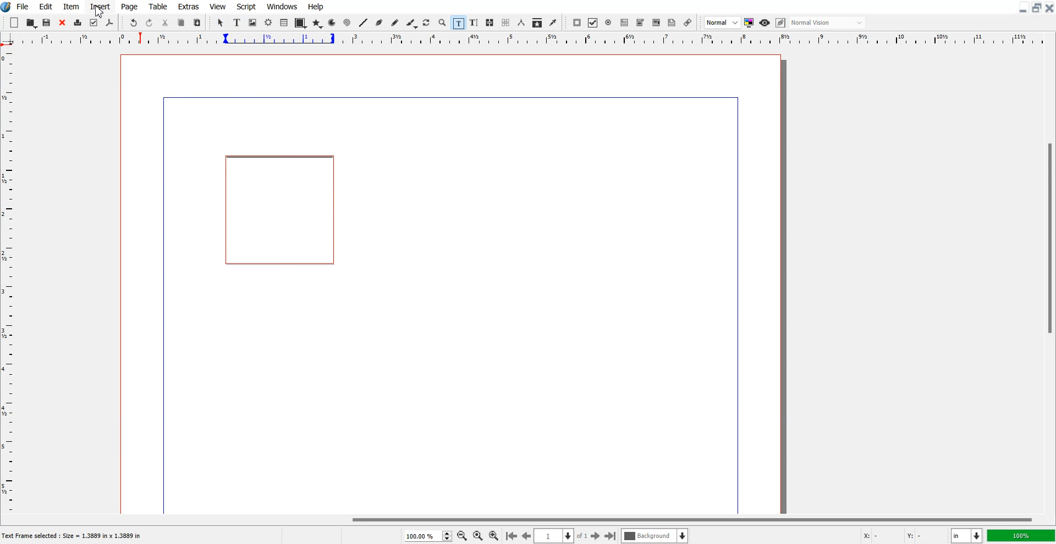 Image resolution: width=1056 pixels, height=544 pixels. Describe the element at coordinates (687, 23) in the screenshot. I see `Link Annotation` at that location.